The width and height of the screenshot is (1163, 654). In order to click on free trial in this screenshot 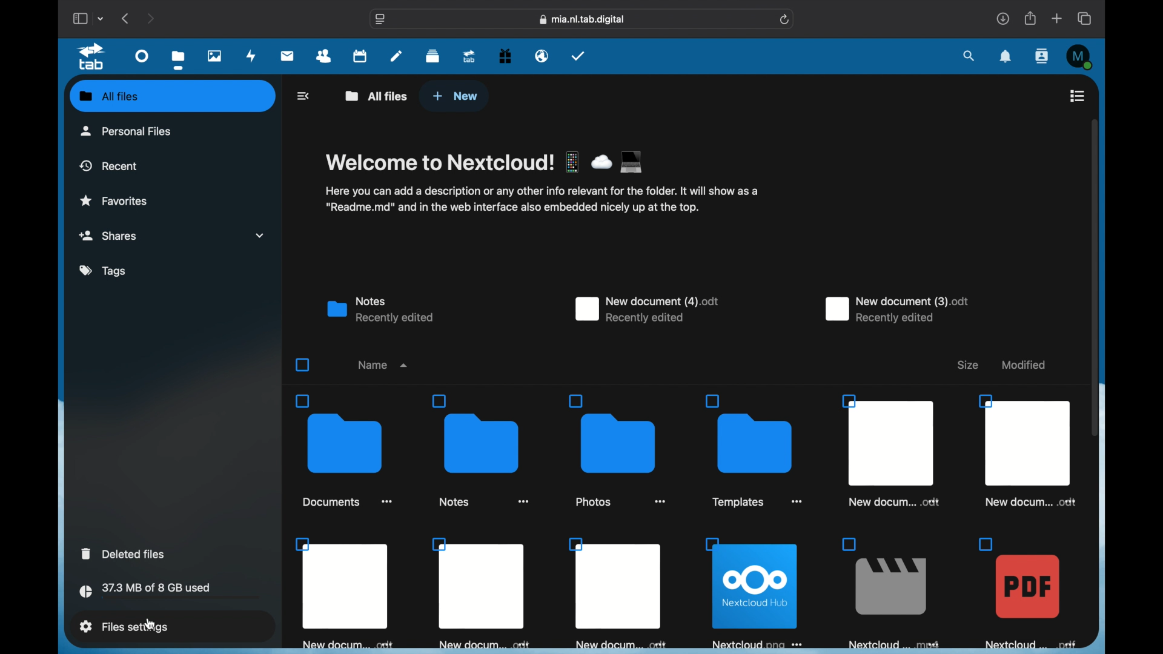, I will do `click(505, 55)`.